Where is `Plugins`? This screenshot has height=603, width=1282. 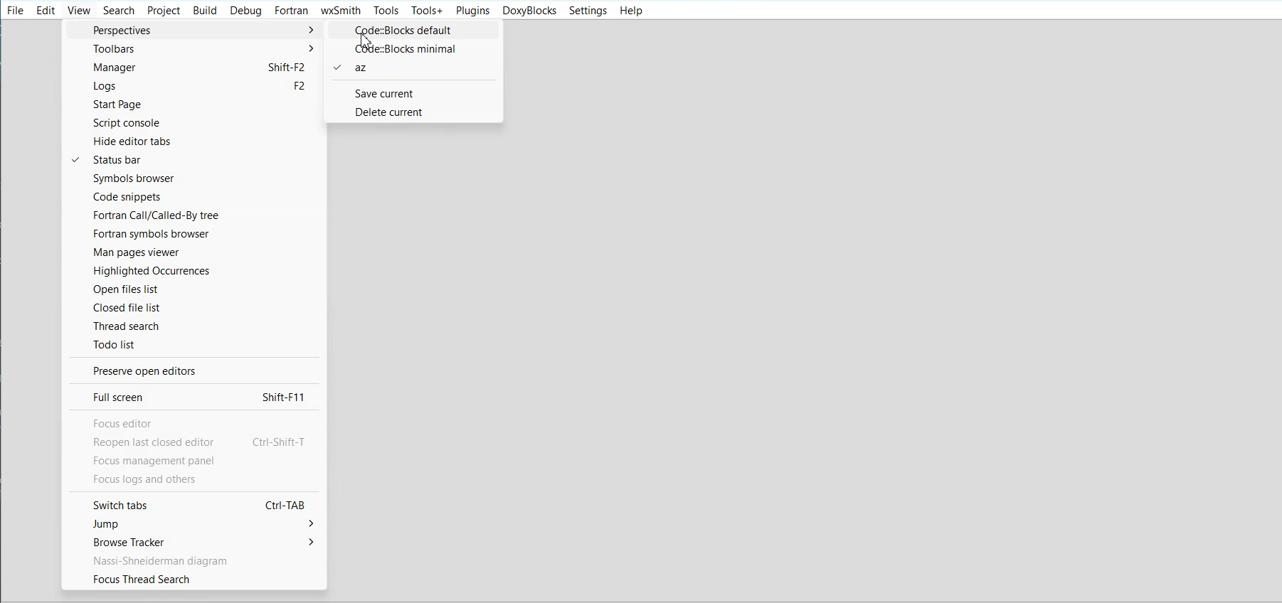 Plugins is located at coordinates (472, 11).